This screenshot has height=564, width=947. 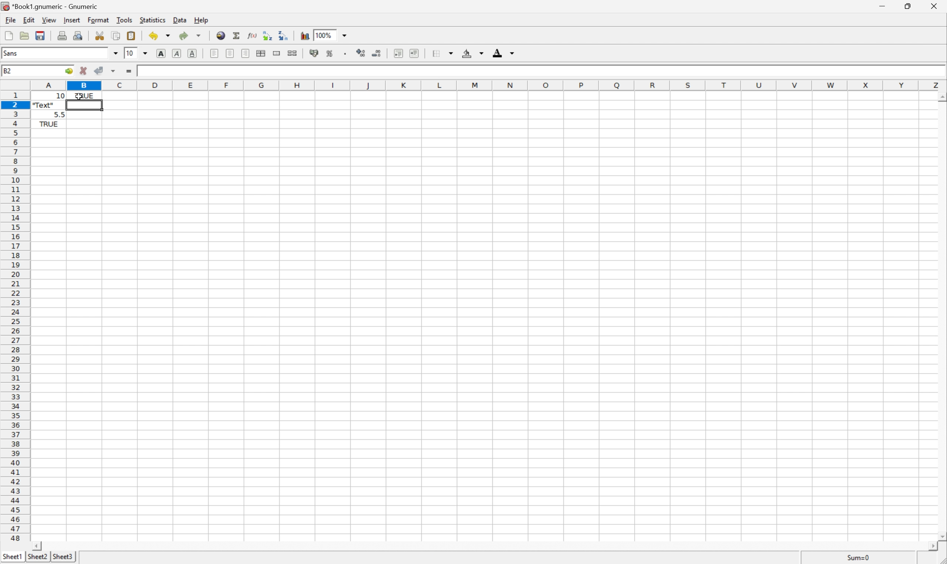 What do you see at coordinates (284, 35) in the screenshot?
I see `Sort the selected region in descending order based on the first column selected` at bounding box center [284, 35].